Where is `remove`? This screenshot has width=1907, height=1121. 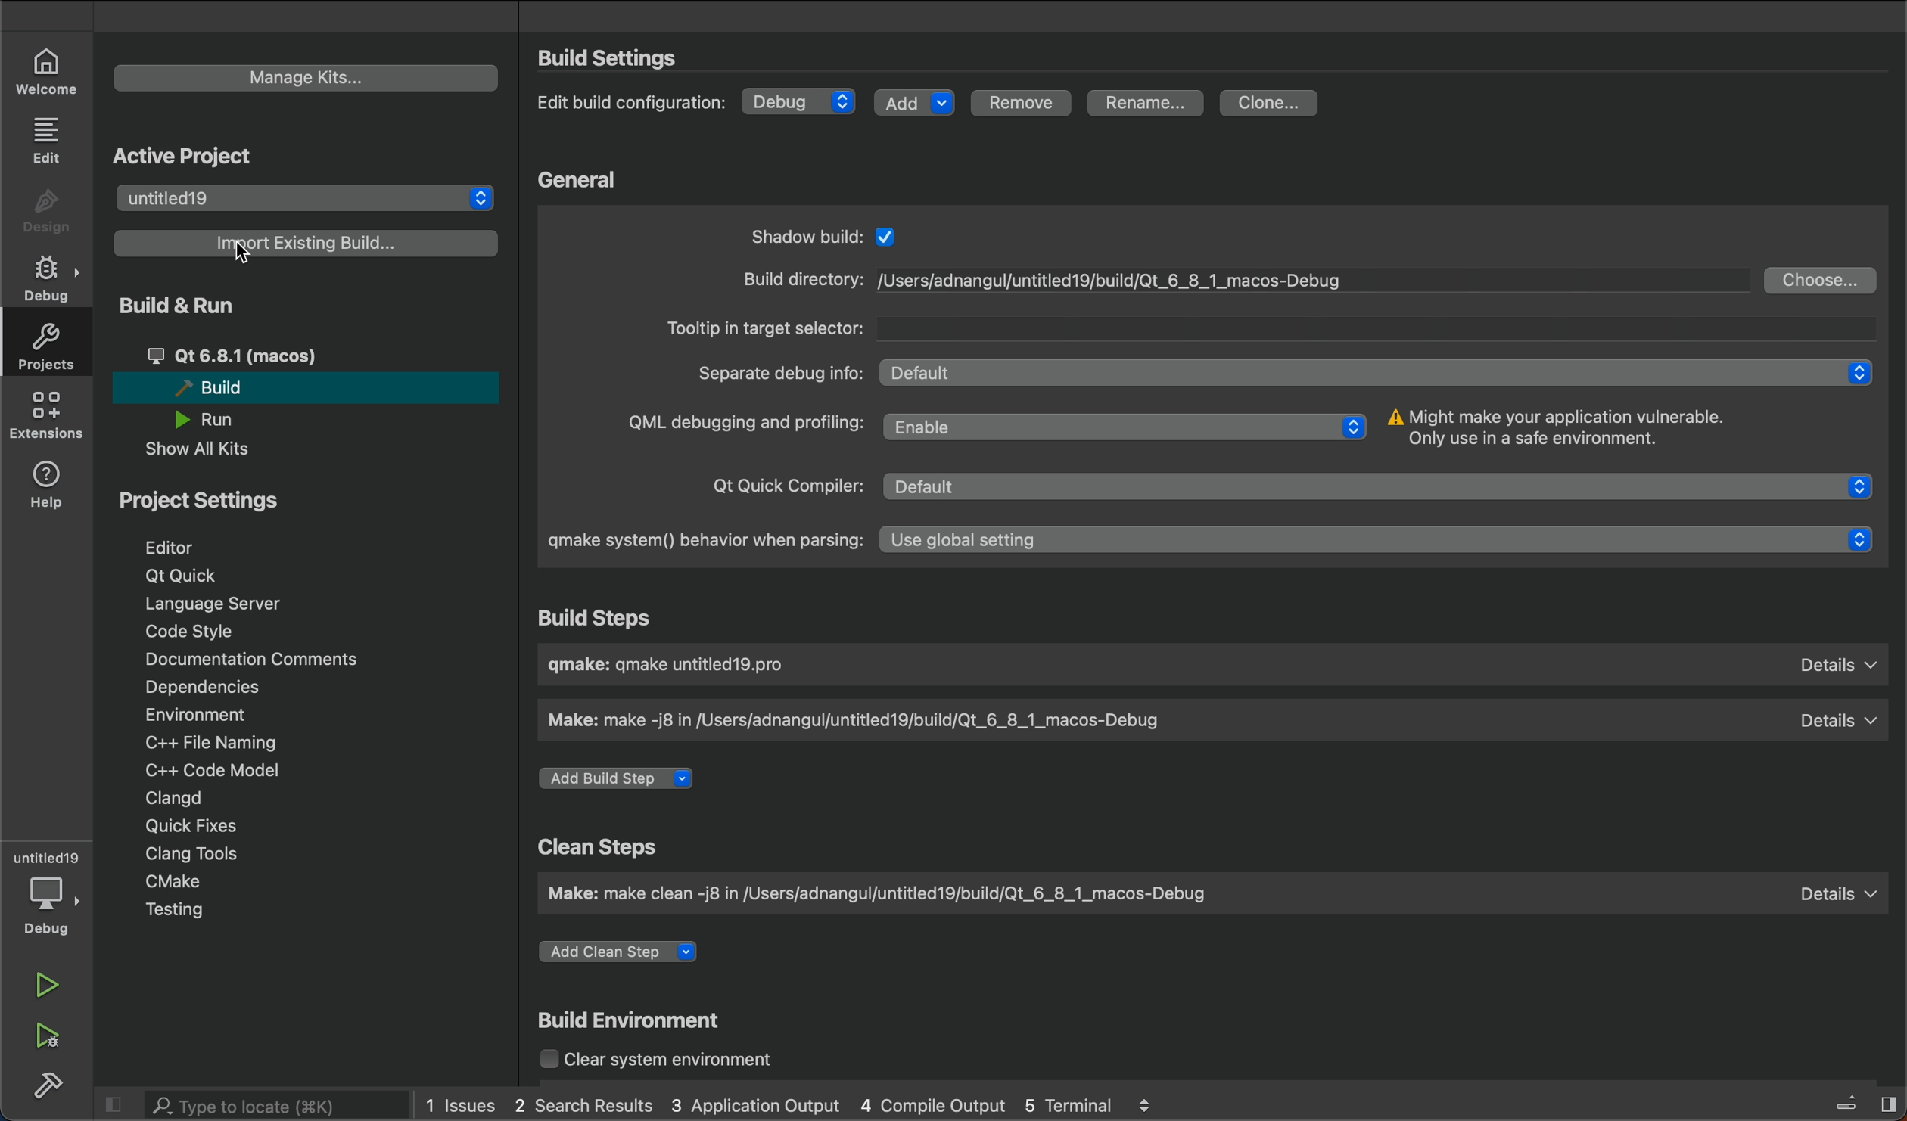 remove is located at coordinates (1019, 105).